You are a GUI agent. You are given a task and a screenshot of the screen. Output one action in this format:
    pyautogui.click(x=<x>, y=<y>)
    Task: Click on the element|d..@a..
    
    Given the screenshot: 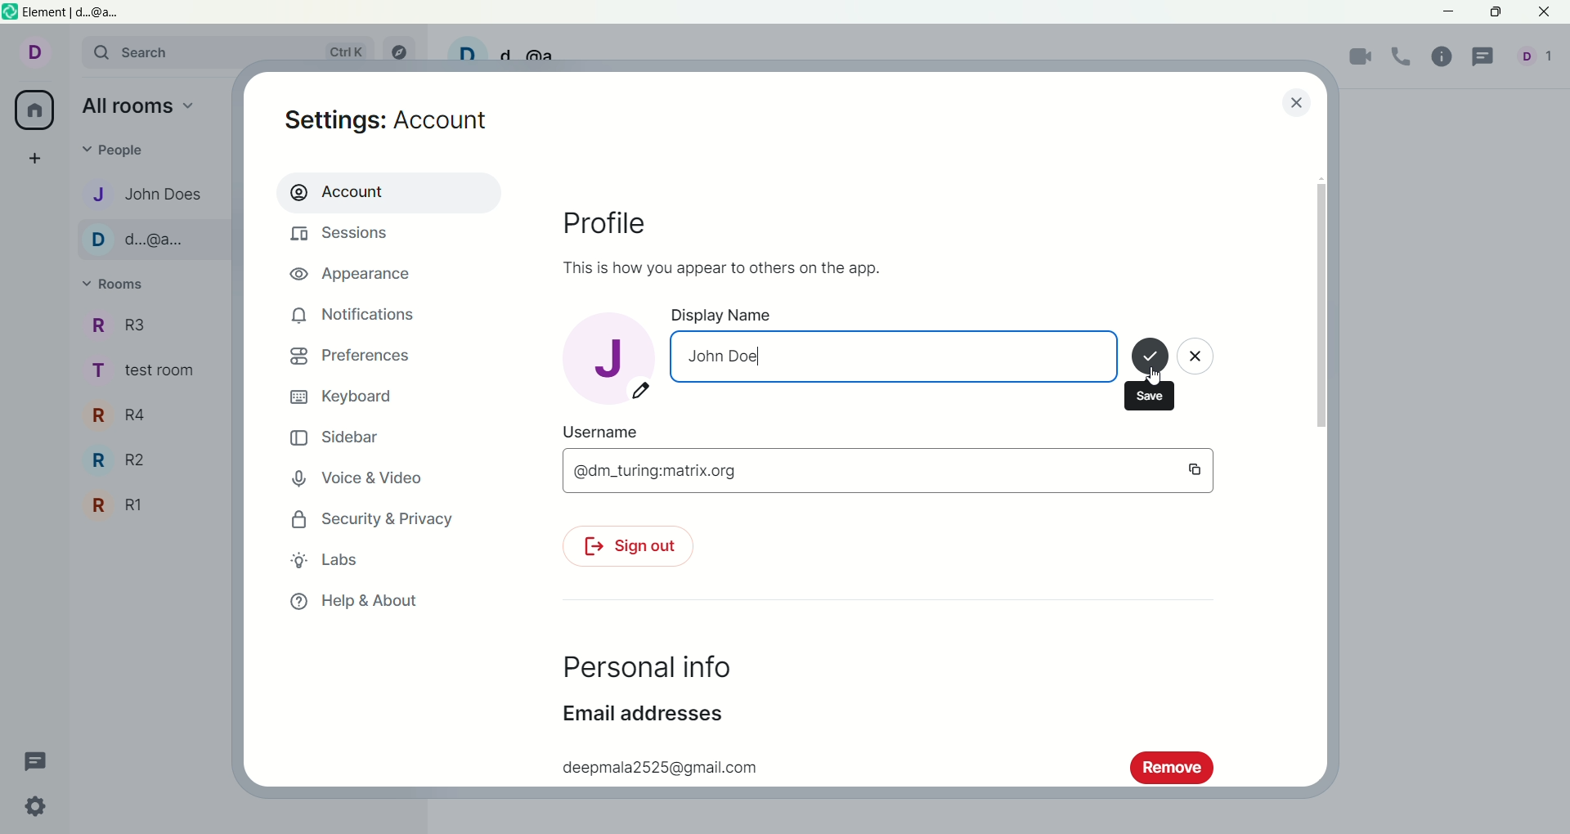 What is the action you would take?
    pyautogui.click(x=66, y=12)
    